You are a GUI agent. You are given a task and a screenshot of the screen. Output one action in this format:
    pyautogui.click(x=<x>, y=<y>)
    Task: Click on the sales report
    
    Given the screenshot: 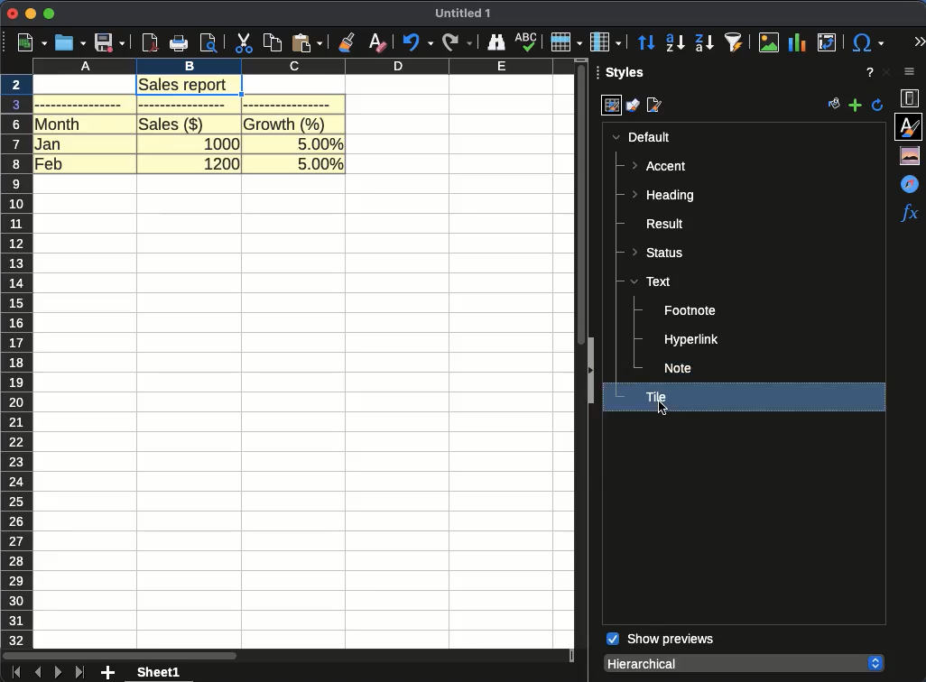 What is the action you would take?
    pyautogui.click(x=190, y=85)
    